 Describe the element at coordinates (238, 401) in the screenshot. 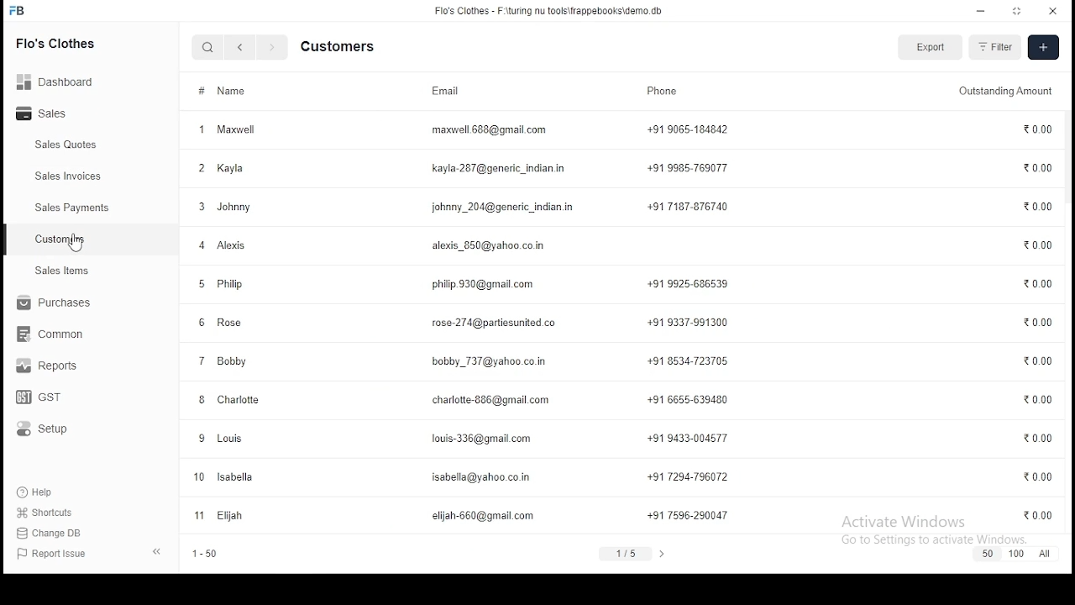

I see `Charlotte` at that location.